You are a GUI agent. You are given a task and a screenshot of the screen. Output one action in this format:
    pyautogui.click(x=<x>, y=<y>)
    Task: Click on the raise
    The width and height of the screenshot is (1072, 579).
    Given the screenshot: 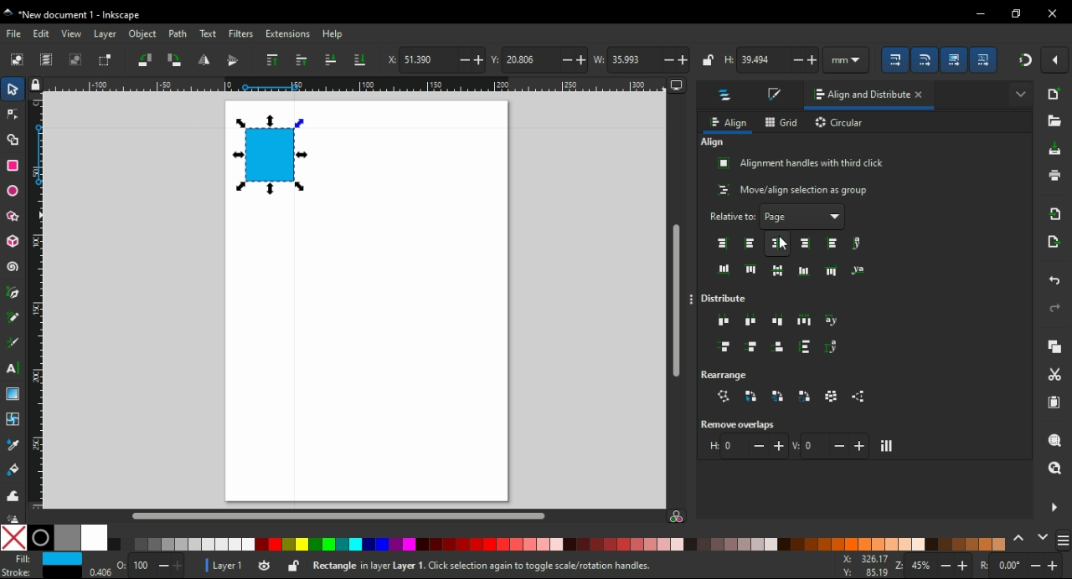 What is the action you would take?
    pyautogui.click(x=302, y=60)
    